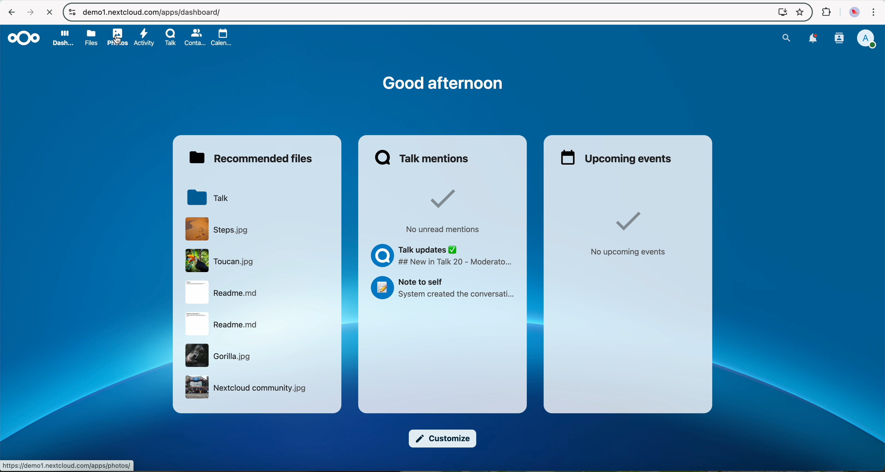 The height and width of the screenshot is (472, 885). What do you see at coordinates (873, 14) in the screenshot?
I see `customize and control Google Chrome` at bounding box center [873, 14].